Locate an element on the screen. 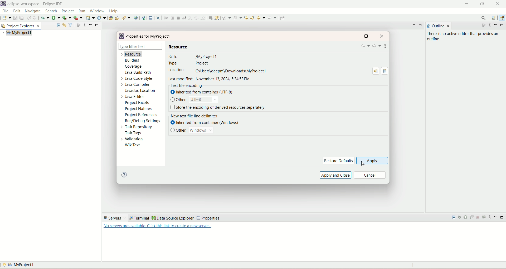 This screenshot has width=506, height=269. drop to frame is located at coordinates (211, 18).